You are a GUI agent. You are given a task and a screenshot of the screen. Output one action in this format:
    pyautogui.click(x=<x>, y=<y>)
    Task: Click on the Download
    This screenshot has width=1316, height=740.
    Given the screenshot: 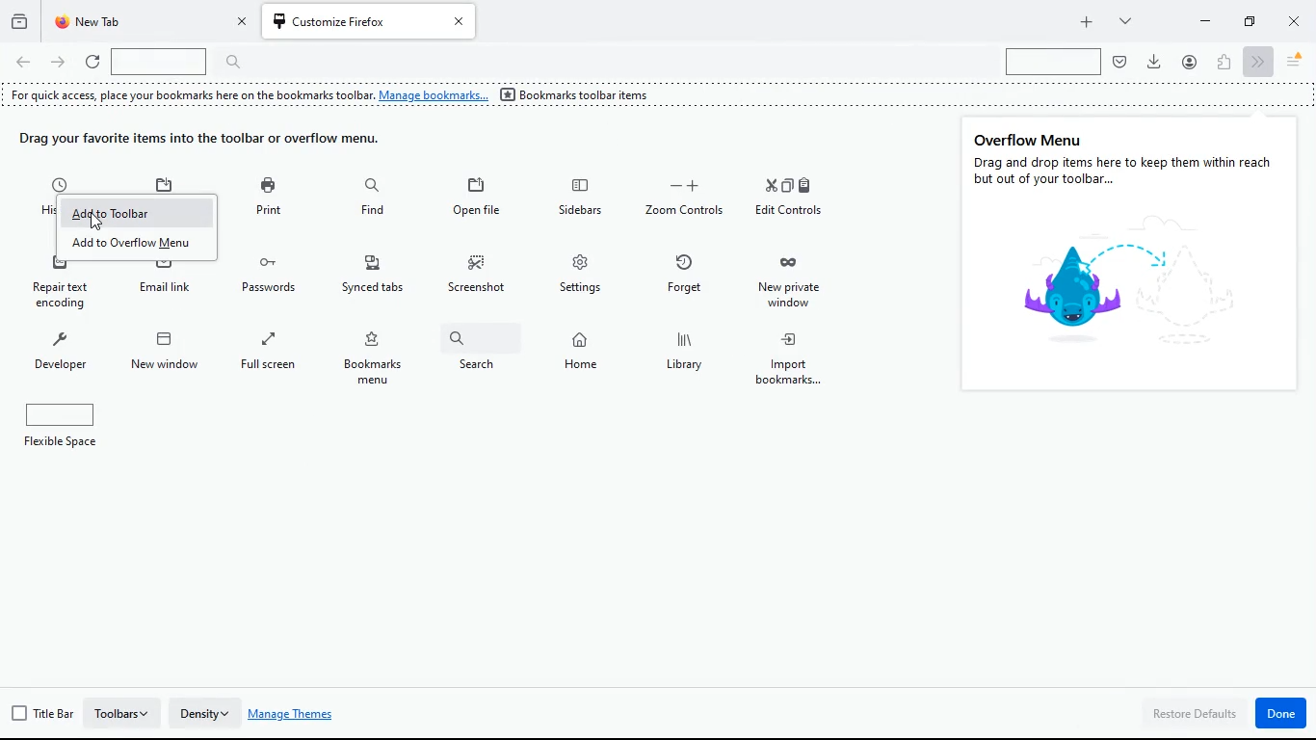 What is the action you would take?
    pyautogui.click(x=1154, y=61)
    